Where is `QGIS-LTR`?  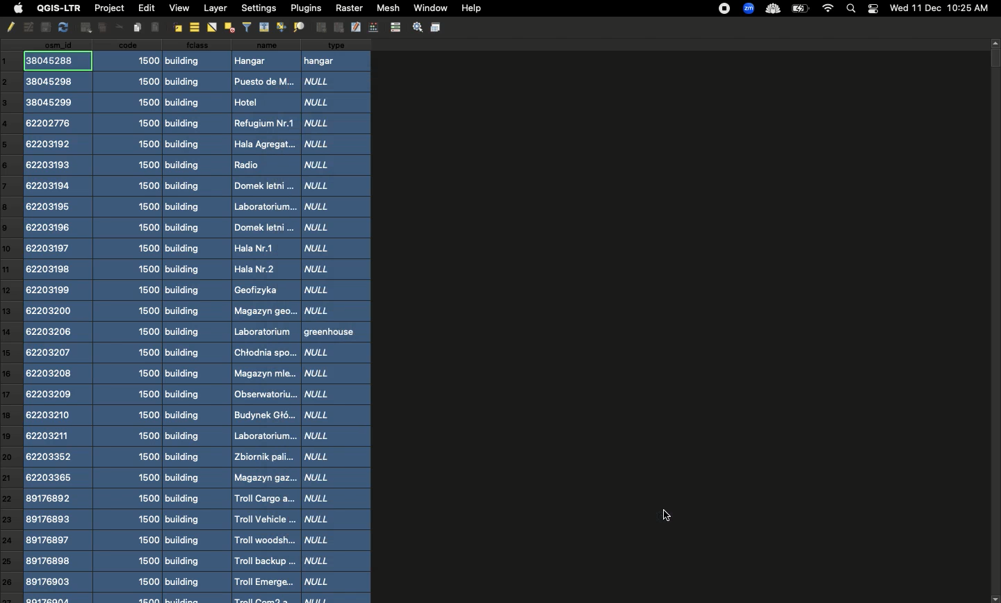
QGIS-LTR is located at coordinates (56, 8).